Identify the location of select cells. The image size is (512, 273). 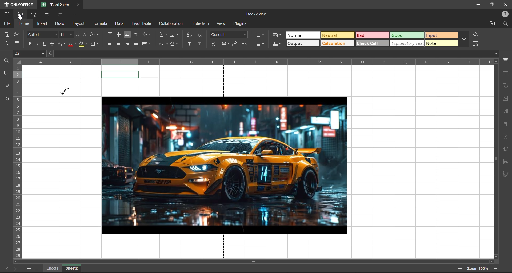
(475, 43).